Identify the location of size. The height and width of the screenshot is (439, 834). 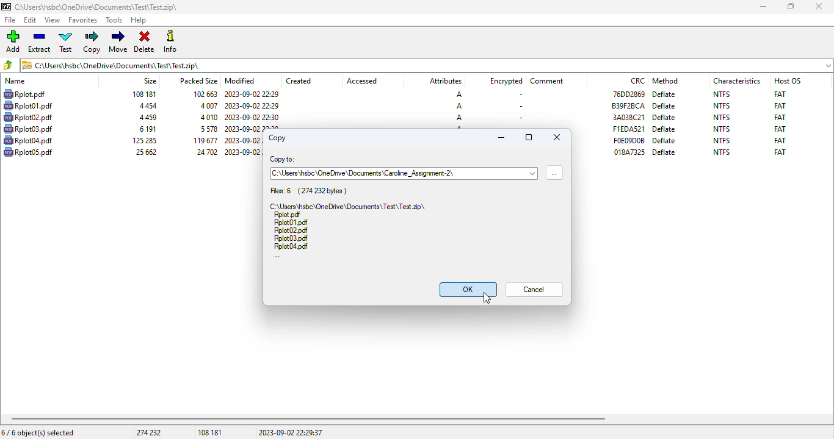
(147, 118).